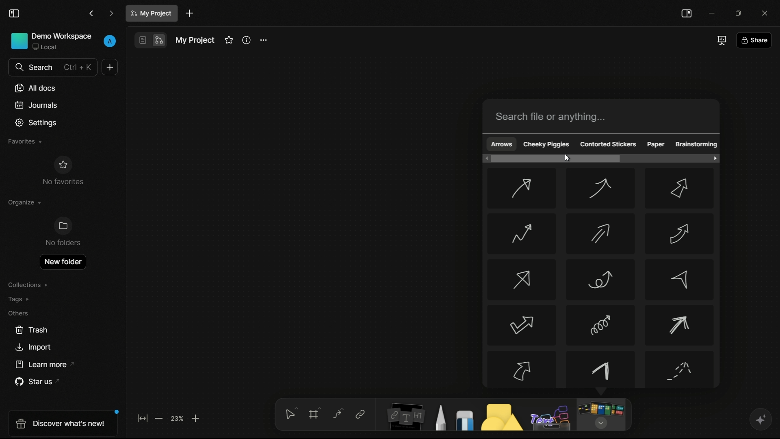  What do you see at coordinates (178, 418) in the screenshot?
I see `zoom factor` at bounding box center [178, 418].